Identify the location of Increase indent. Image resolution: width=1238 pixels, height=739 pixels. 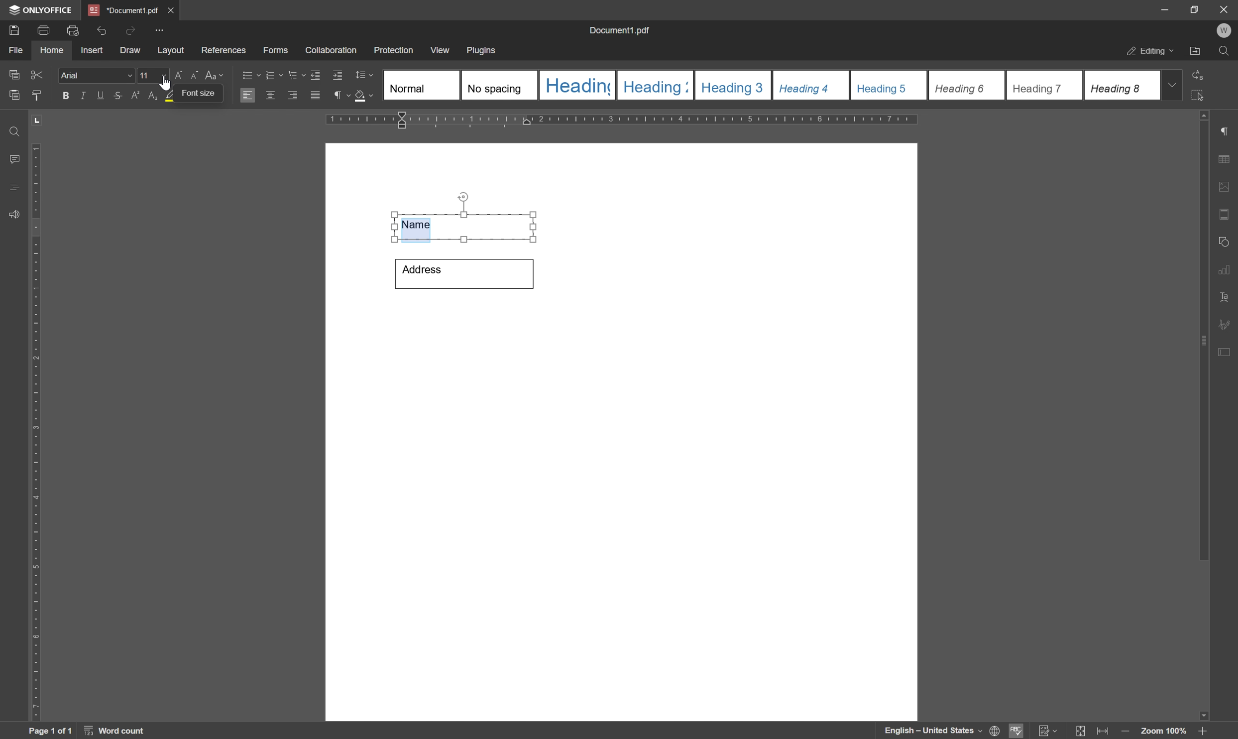
(339, 76).